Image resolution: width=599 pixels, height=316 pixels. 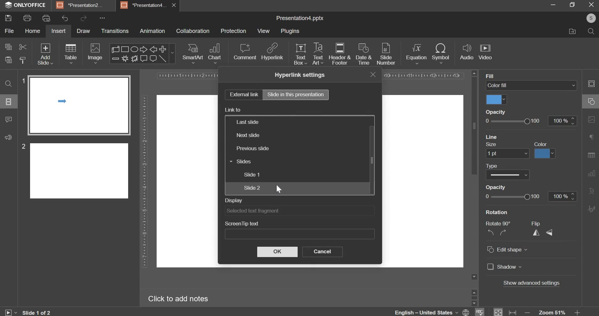 I want to click on , so click(x=511, y=198).